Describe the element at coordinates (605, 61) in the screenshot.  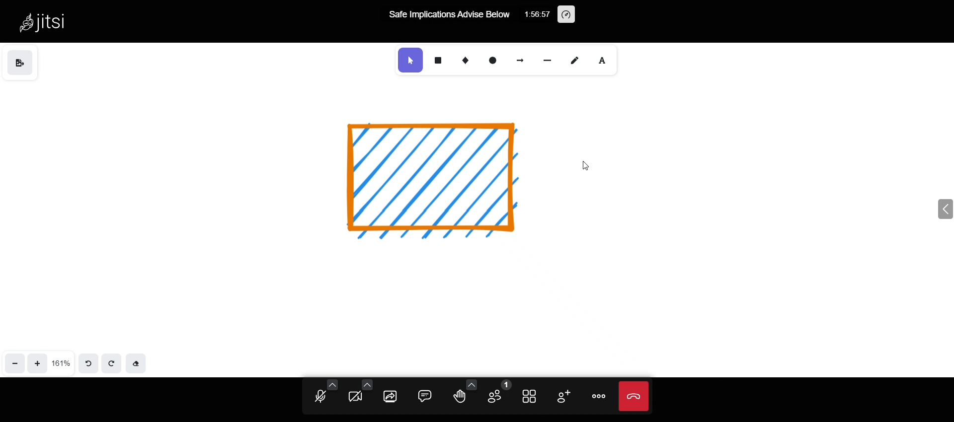
I see `font` at that location.